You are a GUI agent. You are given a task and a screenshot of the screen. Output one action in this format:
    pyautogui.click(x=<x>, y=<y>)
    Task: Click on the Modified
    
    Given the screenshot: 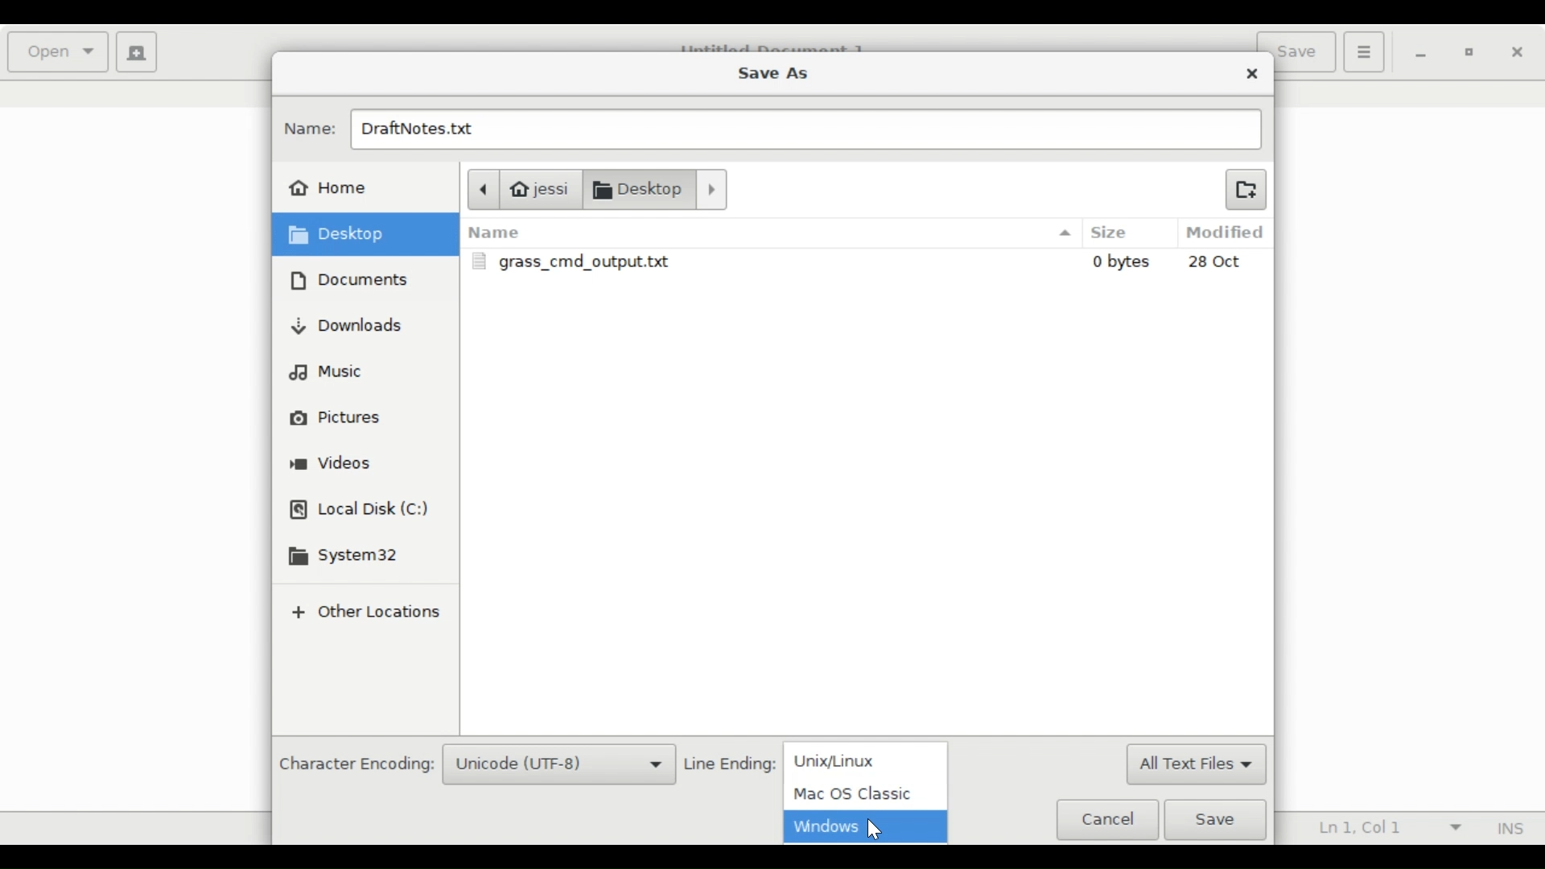 What is the action you would take?
    pyautogui.click(x=1227, y=233)
    